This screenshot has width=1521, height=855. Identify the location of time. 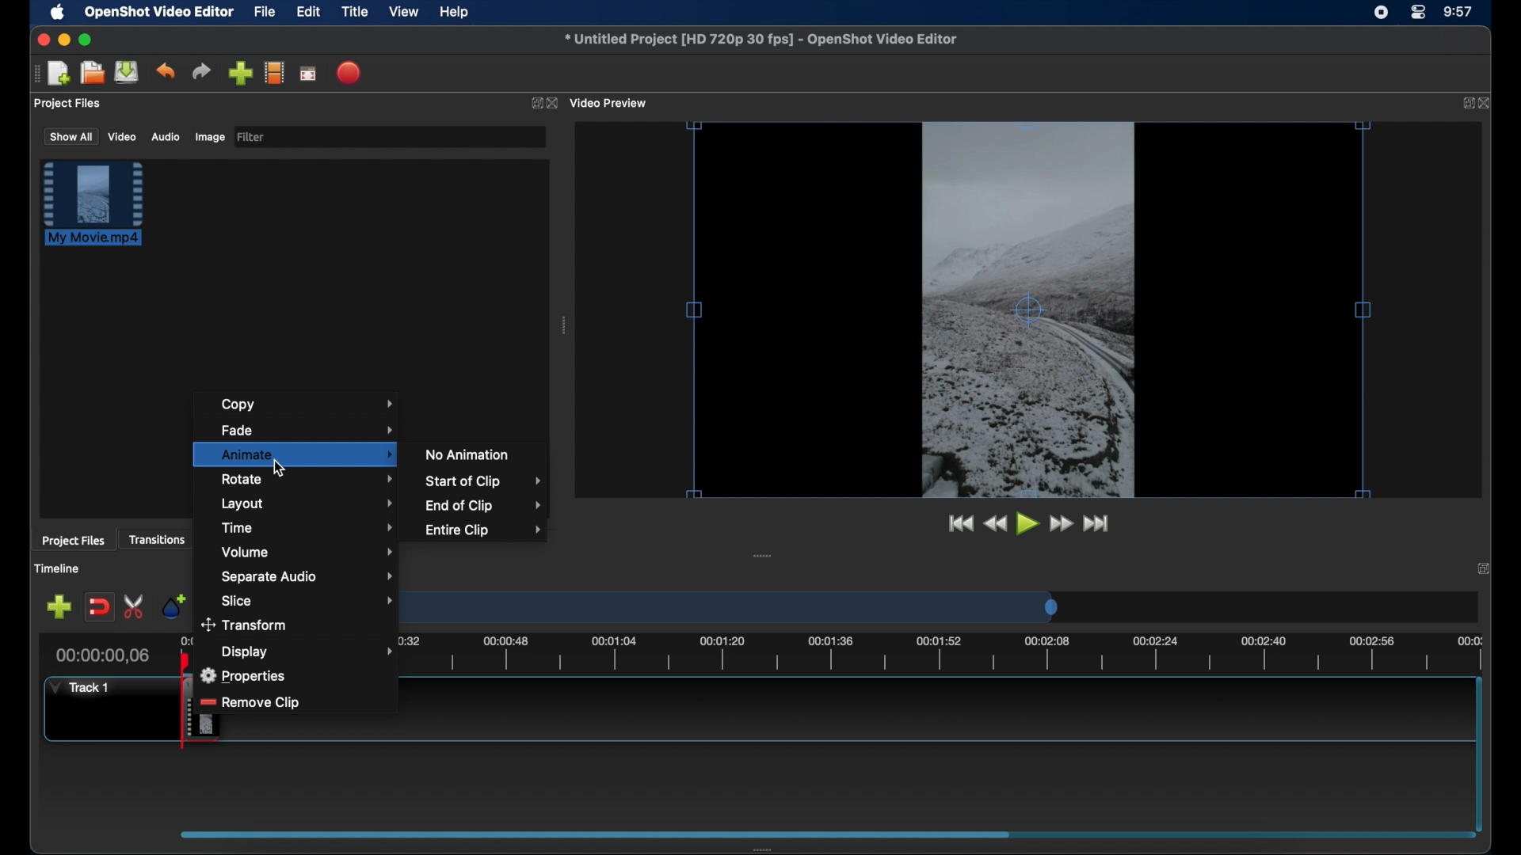
(1459, 13).